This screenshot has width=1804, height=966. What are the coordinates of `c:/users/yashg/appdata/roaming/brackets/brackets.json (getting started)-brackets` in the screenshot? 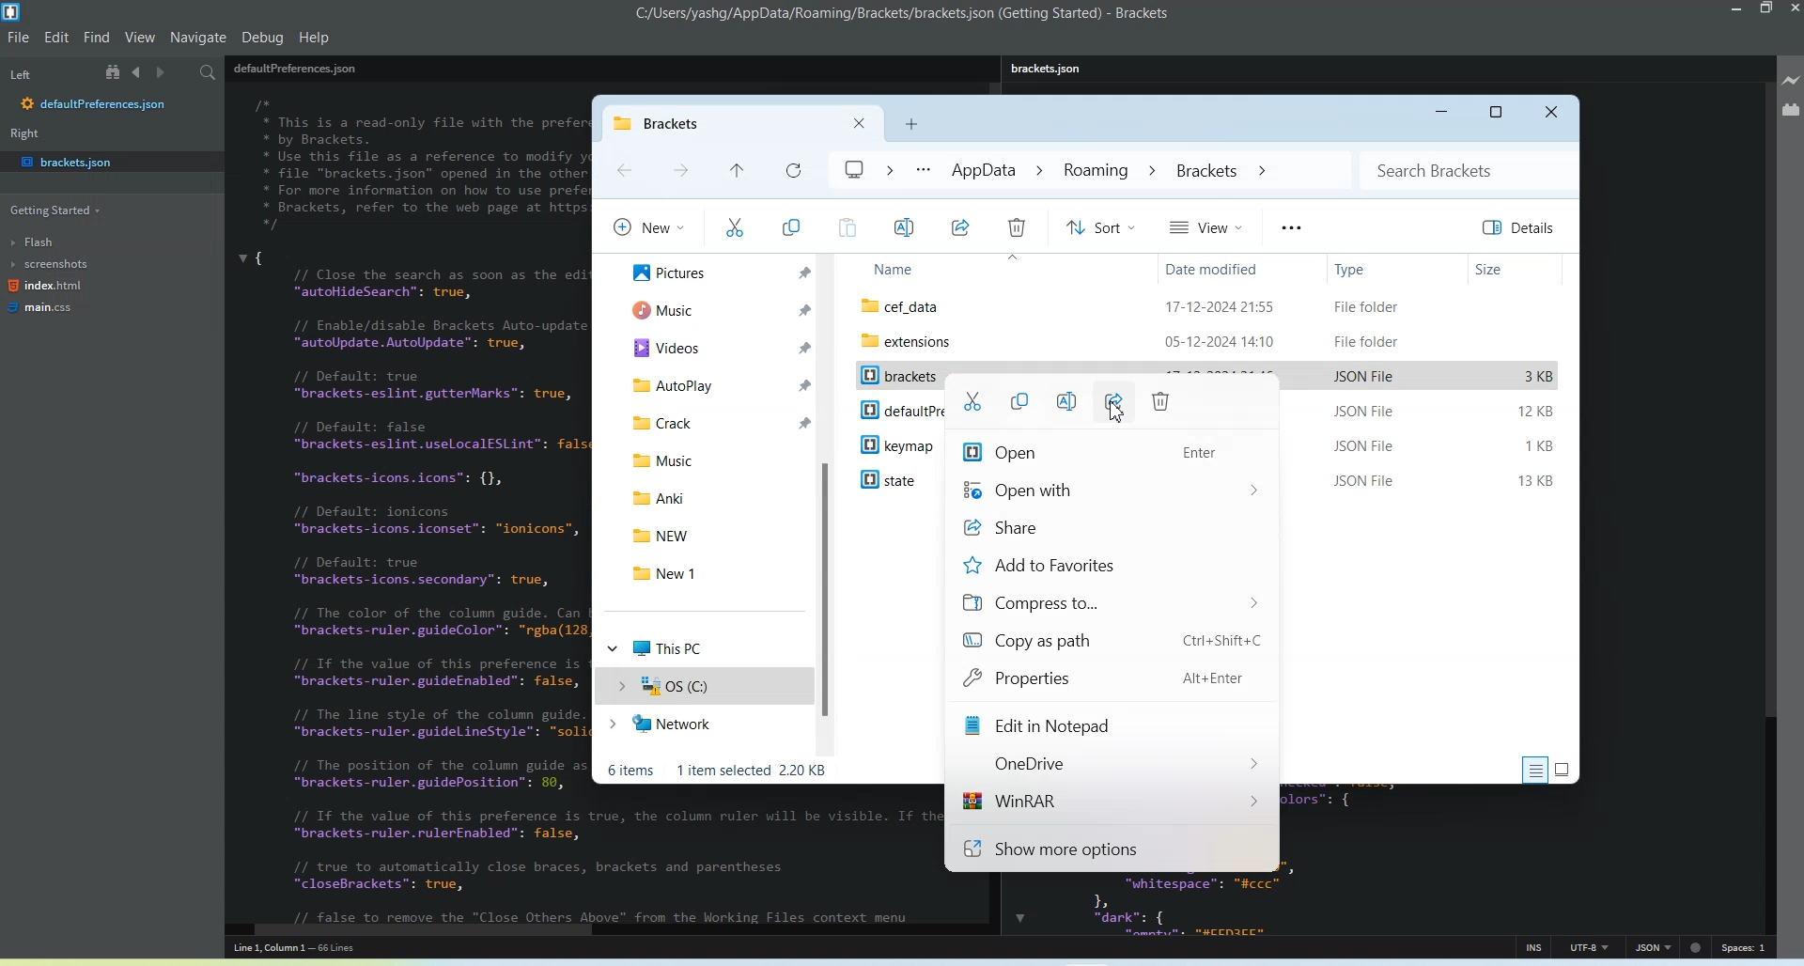 It's located at (903, 14).